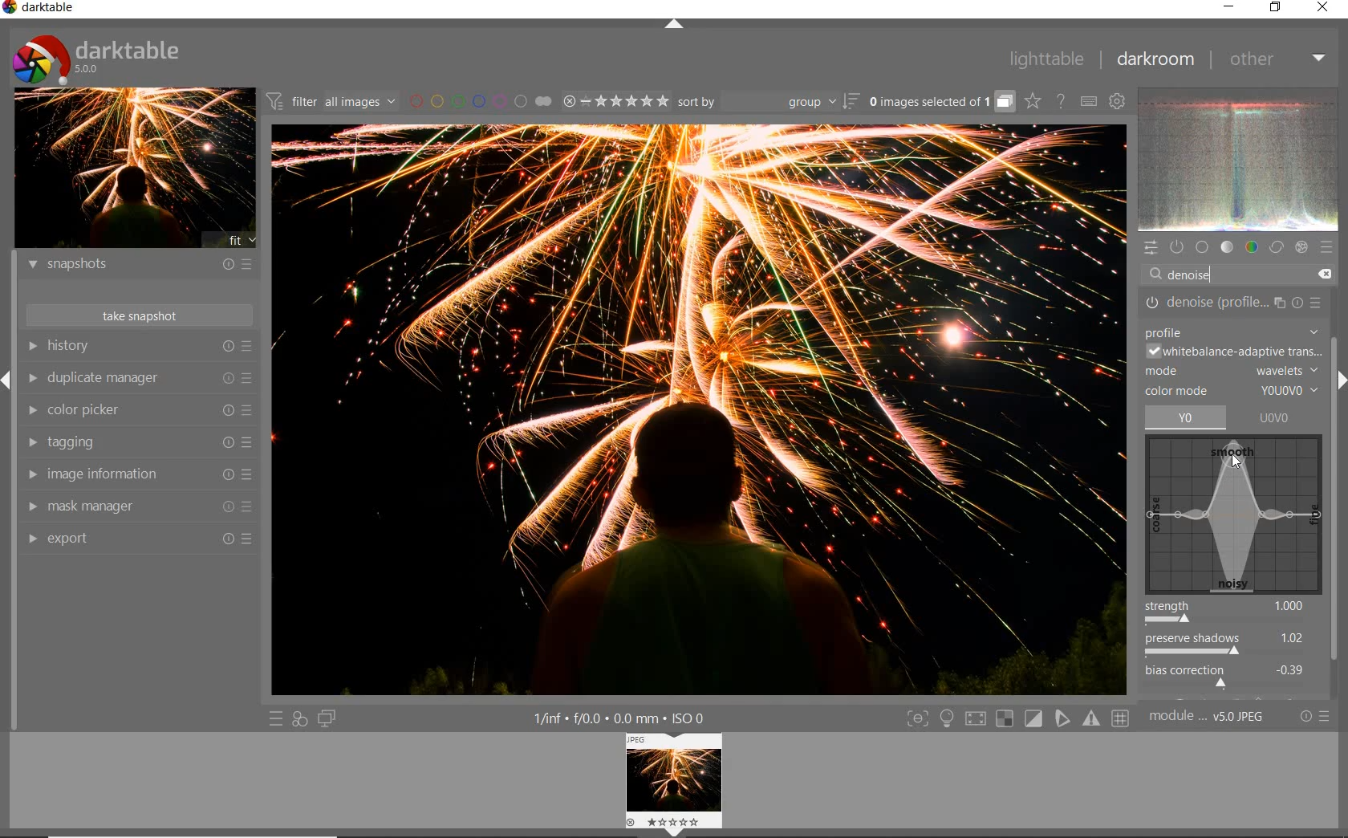 The width and height of the screenshot is (1348, 838). What do you see at coordinates (8, 380) in the screenshot?
I see `Expand/Collapse` at bounding box center [8, 380].